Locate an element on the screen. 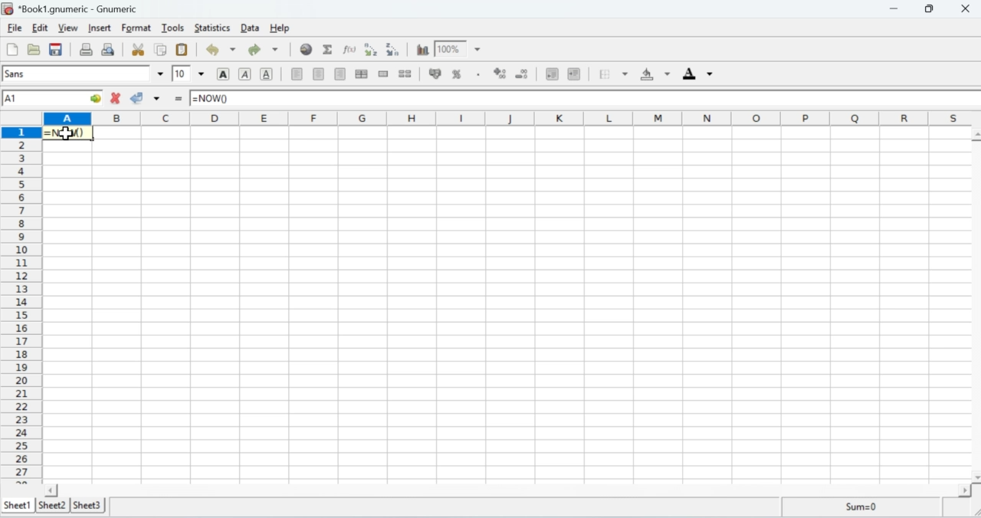 Image resolution: width=981 pixels, height=518 pixels. Cell name A1 is located at coordinates (38, 98).